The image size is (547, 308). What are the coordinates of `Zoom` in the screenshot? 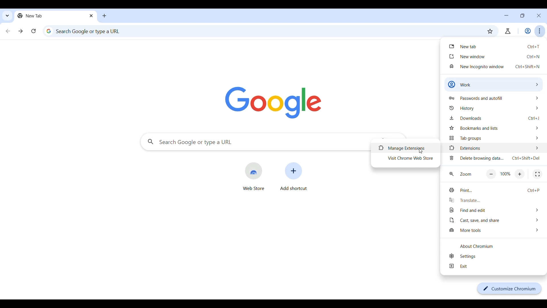 It's located at (466, 174).